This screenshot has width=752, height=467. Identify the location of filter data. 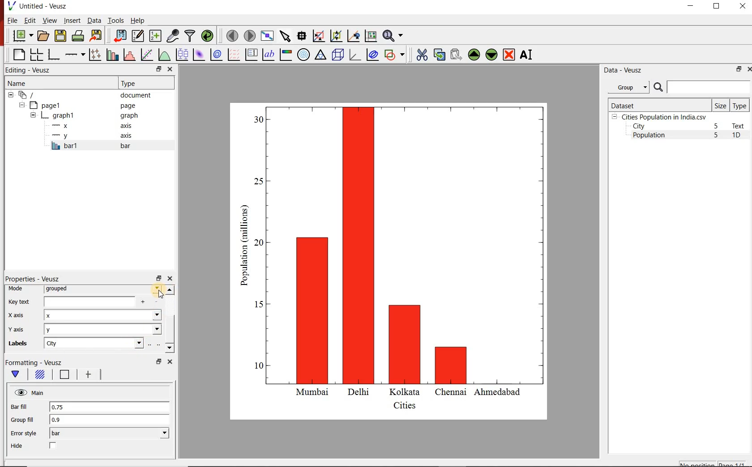
(190, 36).